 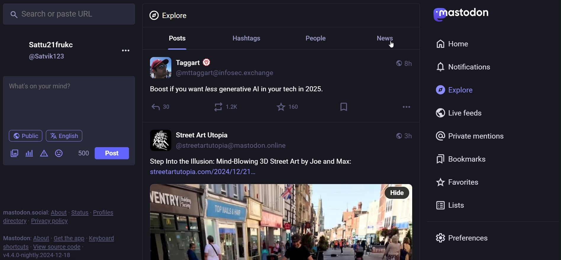 I want to click on public, so click(x=395, y=136).